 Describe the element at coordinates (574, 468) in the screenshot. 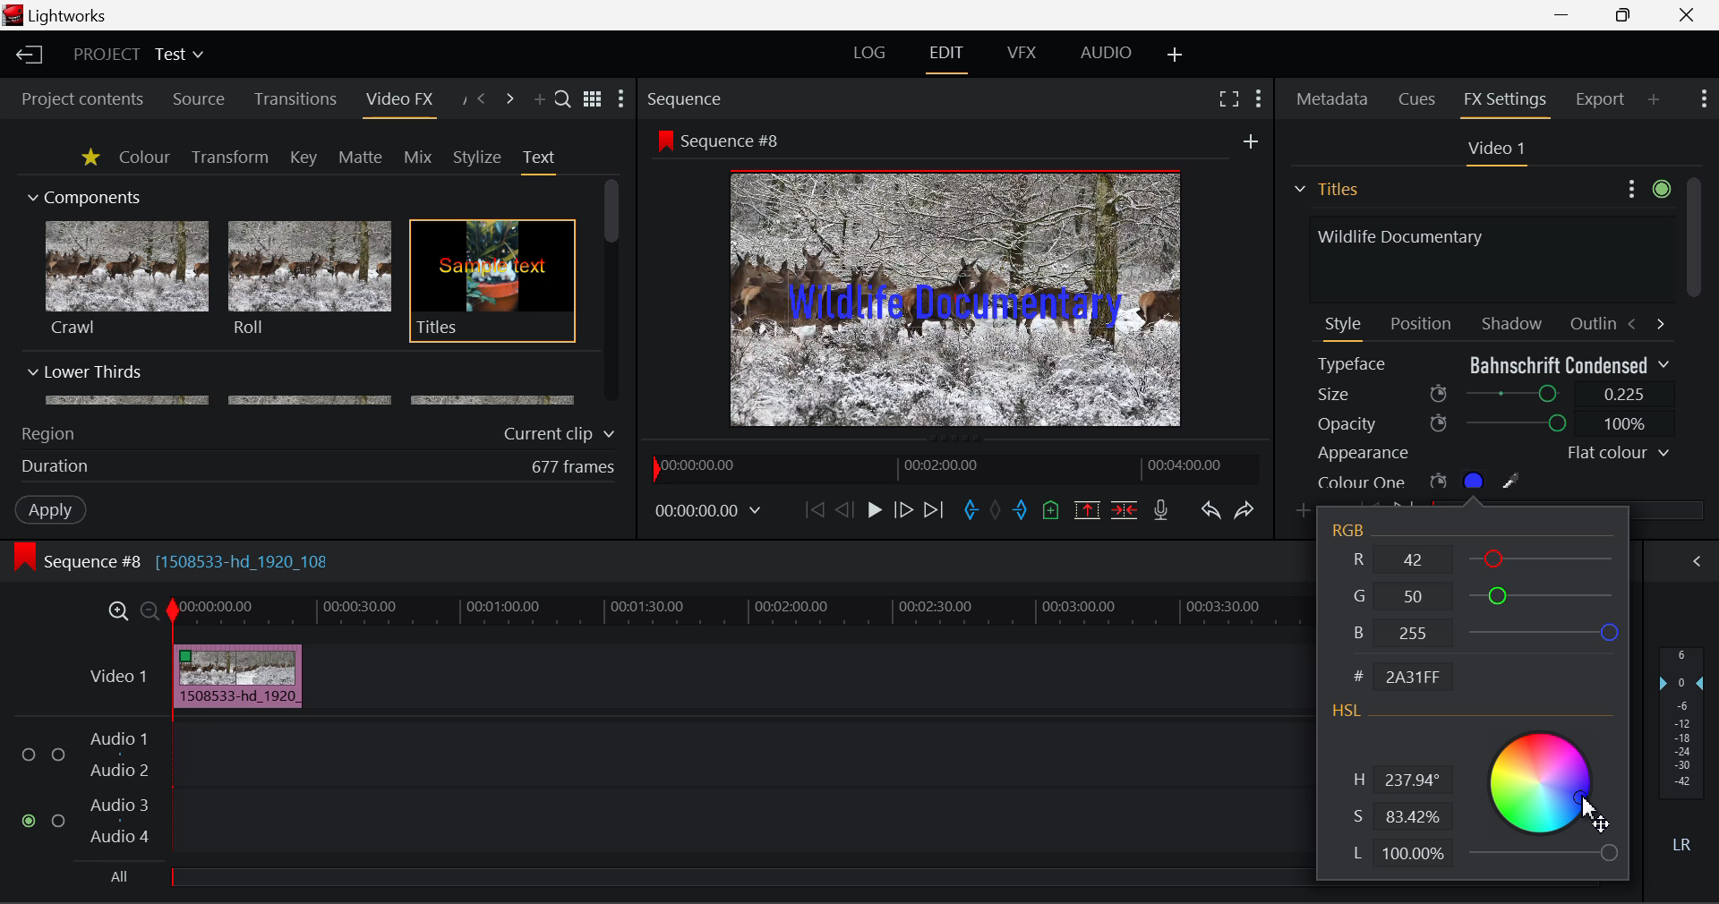

I see `677 frames` at that location.